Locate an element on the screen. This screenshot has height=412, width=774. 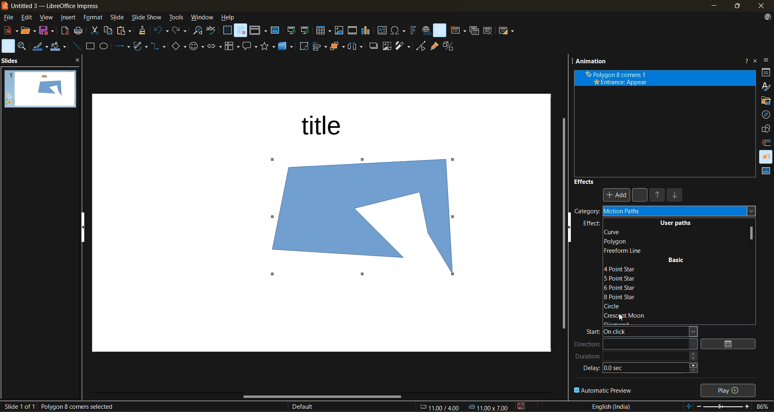
animation is located at coordinates (591, 62).